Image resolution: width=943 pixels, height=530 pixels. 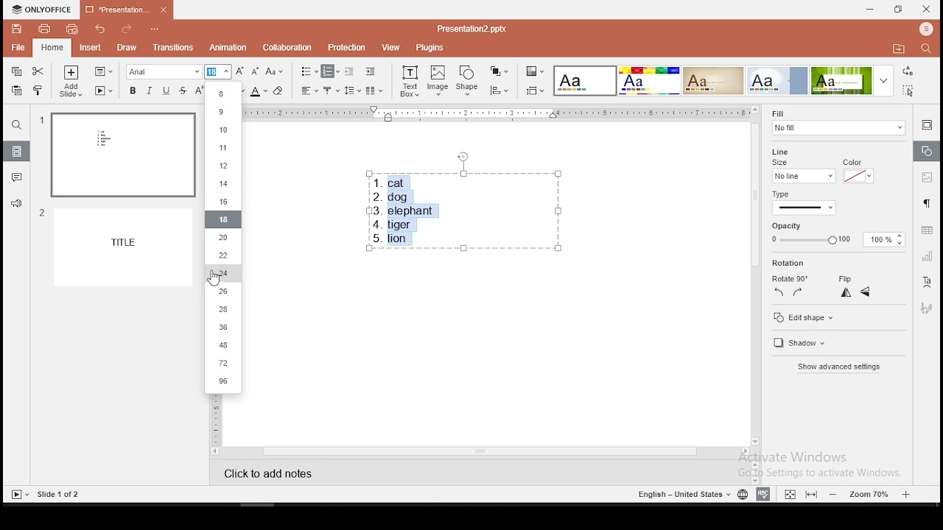 I want to click on find, so click(x=18, y=127).